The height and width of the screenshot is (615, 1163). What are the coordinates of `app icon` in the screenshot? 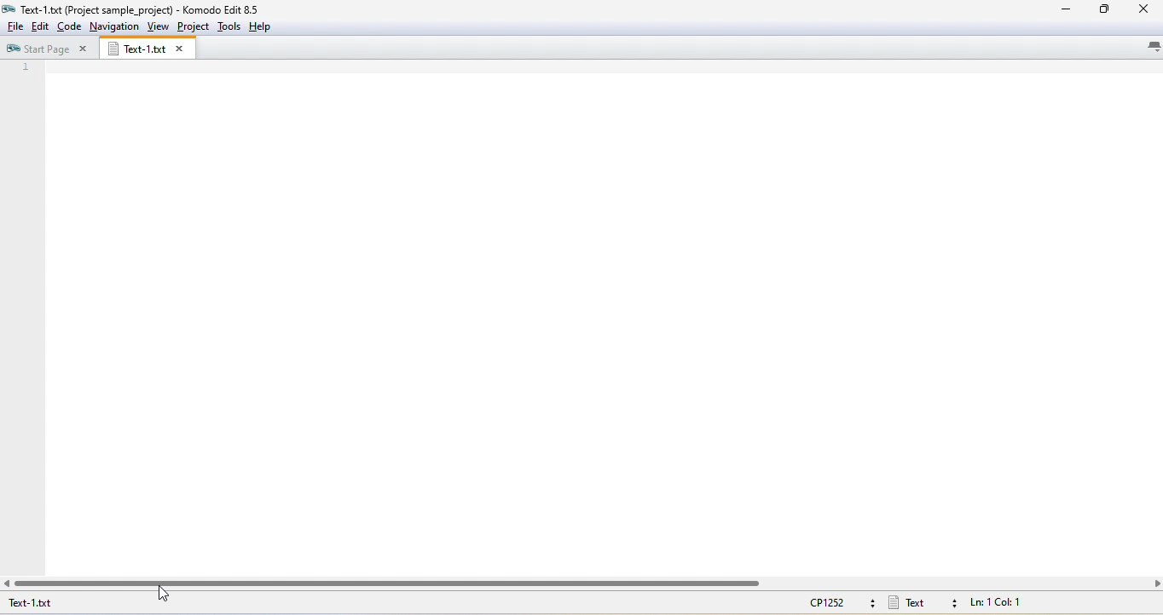 It's located at (9, 9).